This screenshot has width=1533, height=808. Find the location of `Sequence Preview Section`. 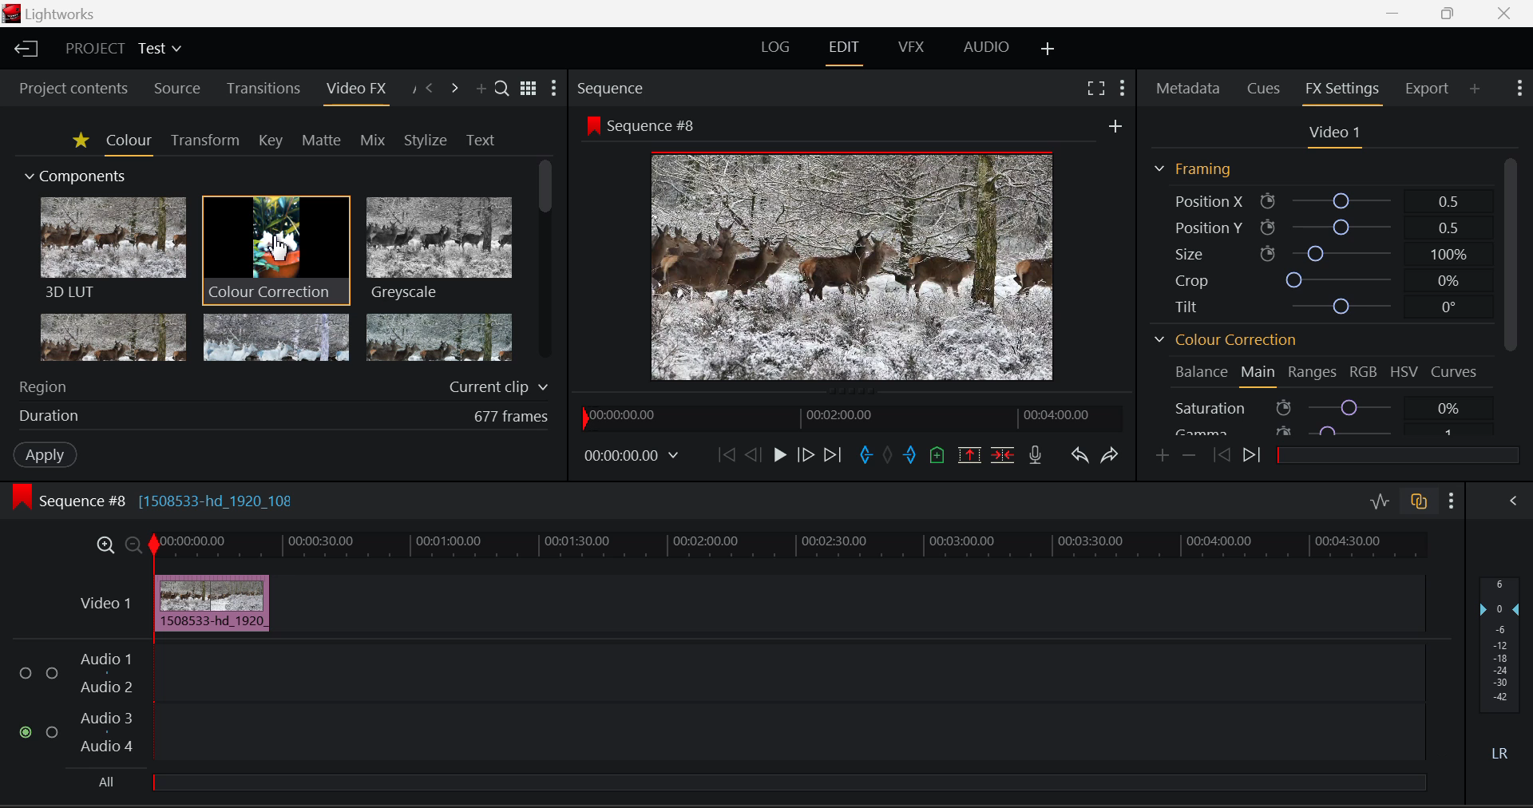

Sequence Preview Section is located at coordinates (614, 89).